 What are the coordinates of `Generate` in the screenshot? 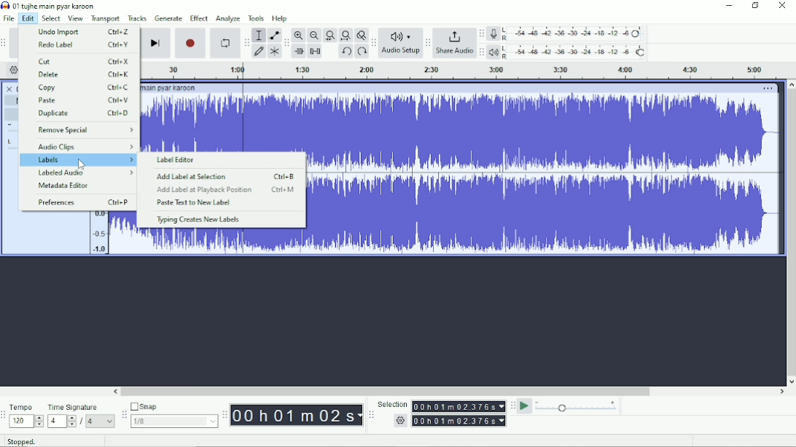 It's located at (168, 18).